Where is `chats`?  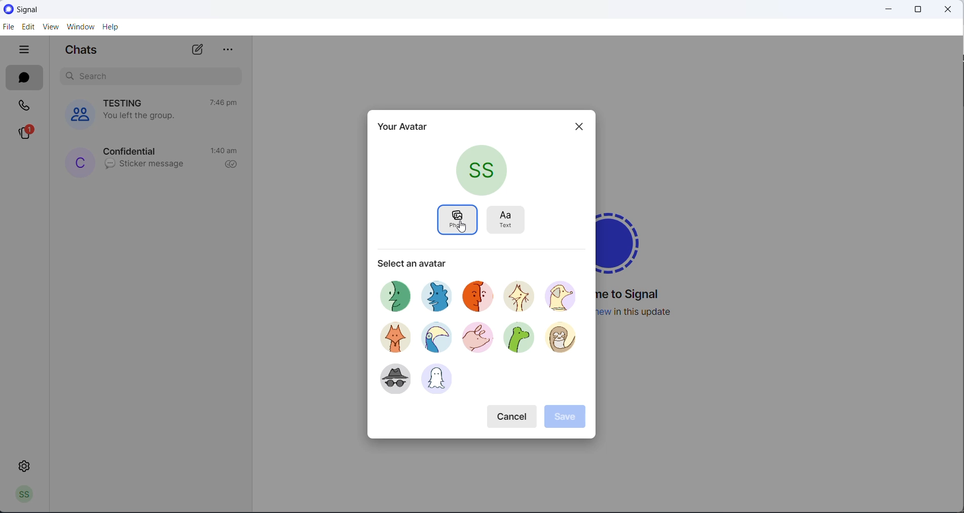
chats is located at coordinates (26, 79).